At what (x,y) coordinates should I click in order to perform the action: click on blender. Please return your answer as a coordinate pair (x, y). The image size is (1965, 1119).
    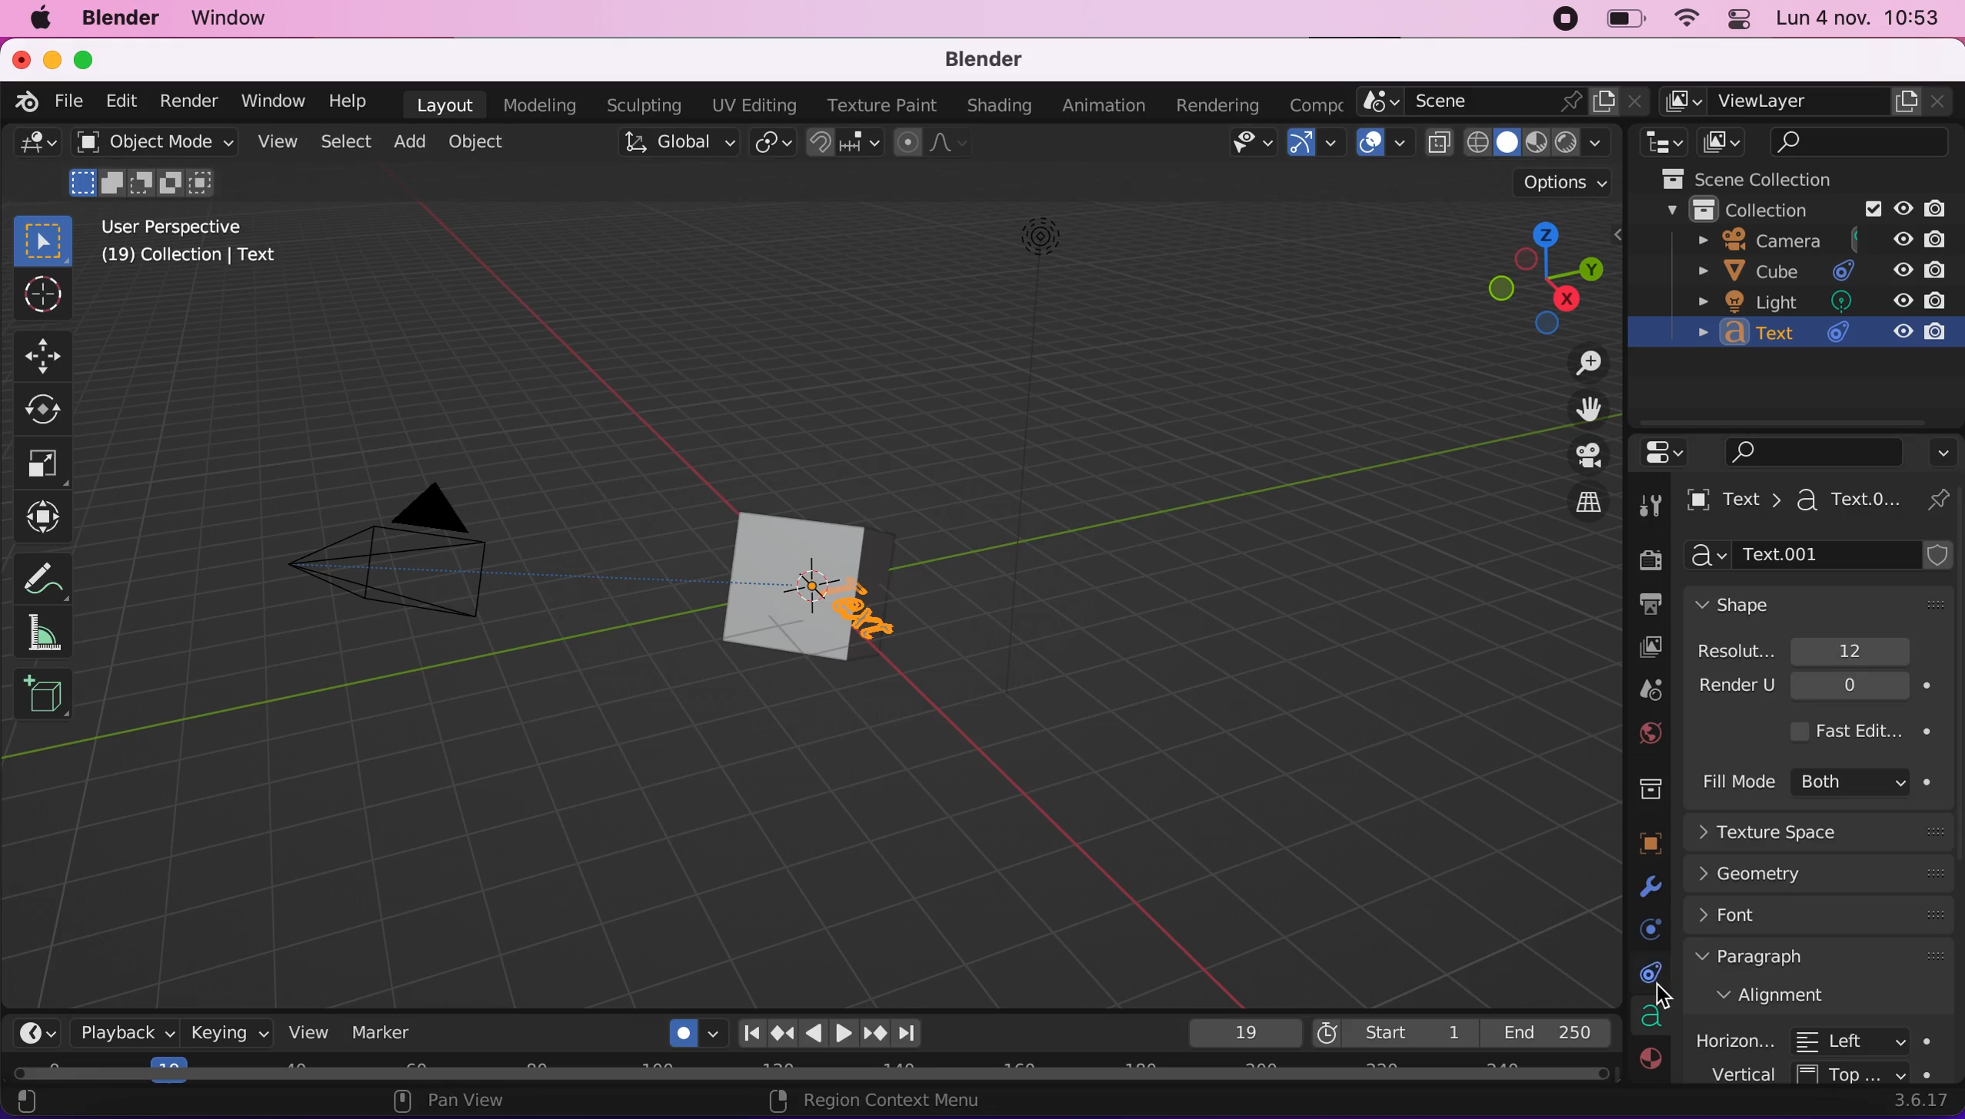
    Looking at the image, I should click on (129, 20).